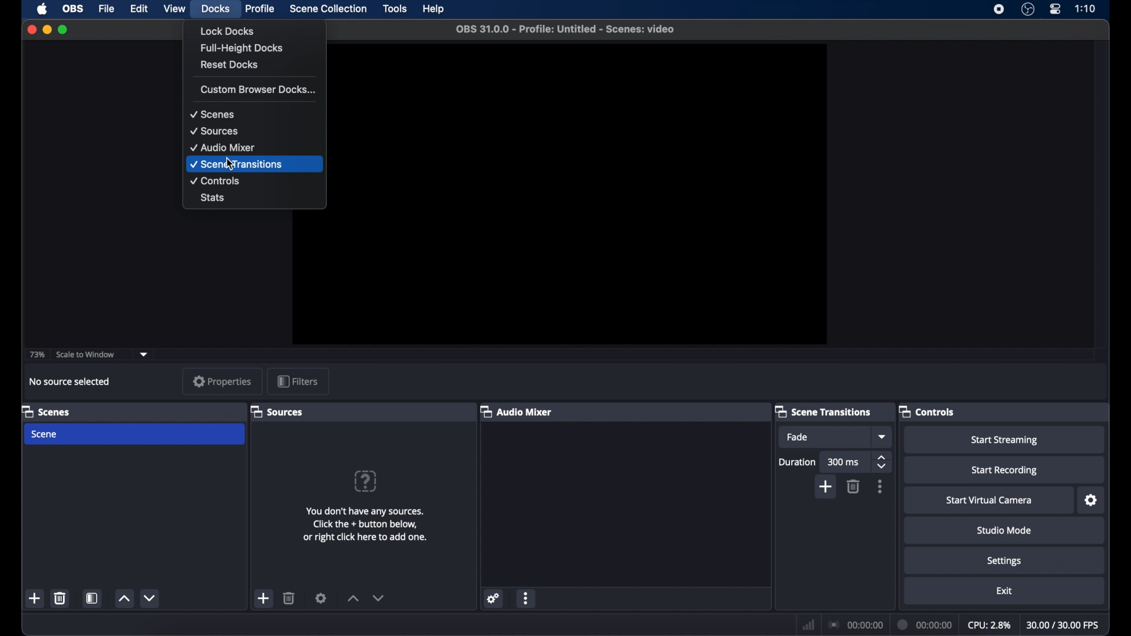 This screenshot has height=636, width=1131. Describe the element at coordinates (844, 463) in the screenshot. I see `300 ms` at that location.